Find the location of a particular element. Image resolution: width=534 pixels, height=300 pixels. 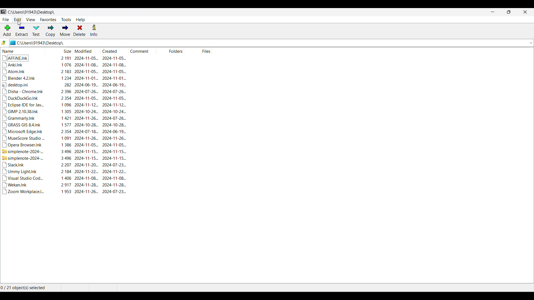

Move is located at coordinates (65, 30).